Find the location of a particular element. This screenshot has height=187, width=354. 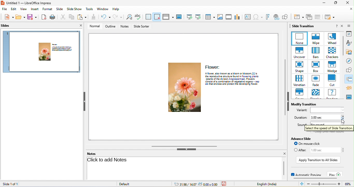

play is located at coordinates (335, 174).